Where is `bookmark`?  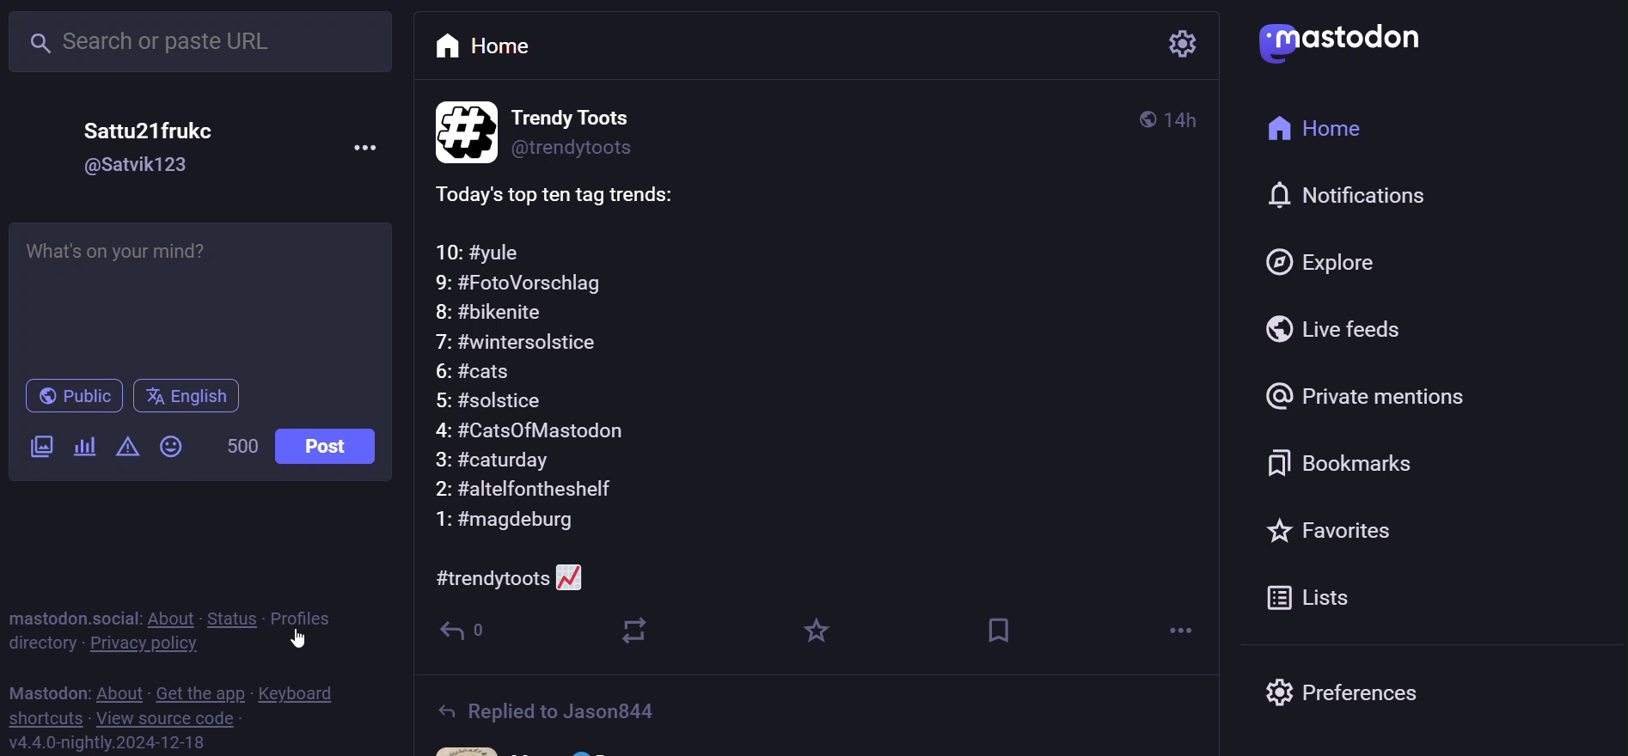
bookmark is located at coordinates (997, 631).